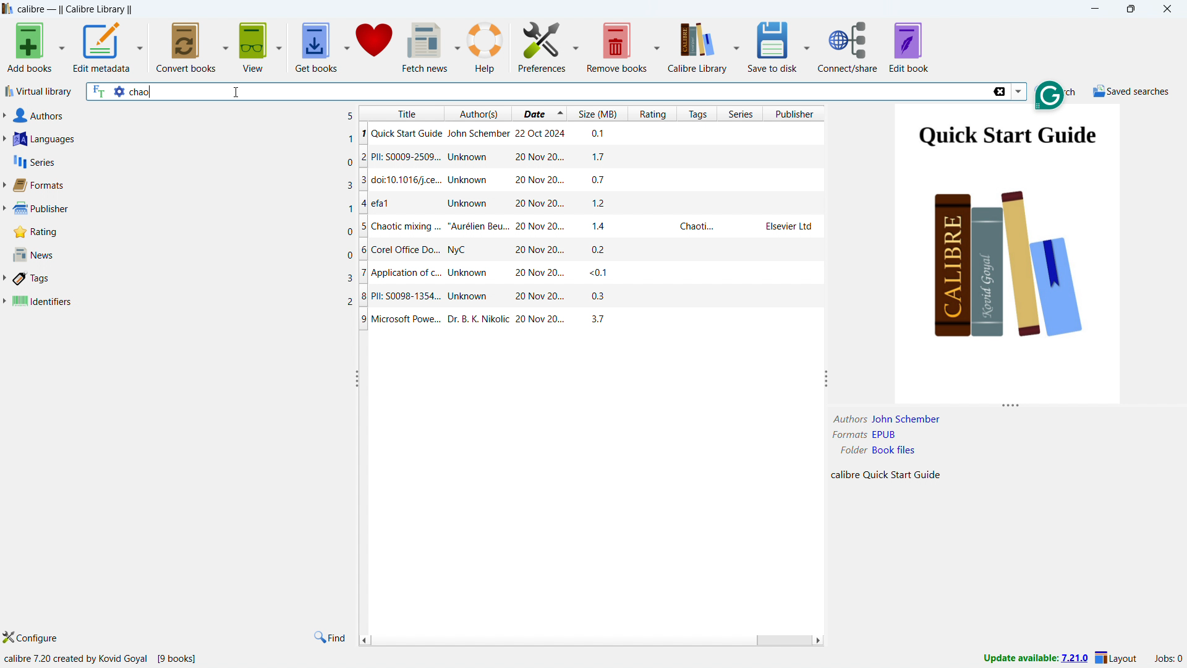  Describe the element at coordinates (697, 46) in the screenshot. I see `calibre library` at that location.